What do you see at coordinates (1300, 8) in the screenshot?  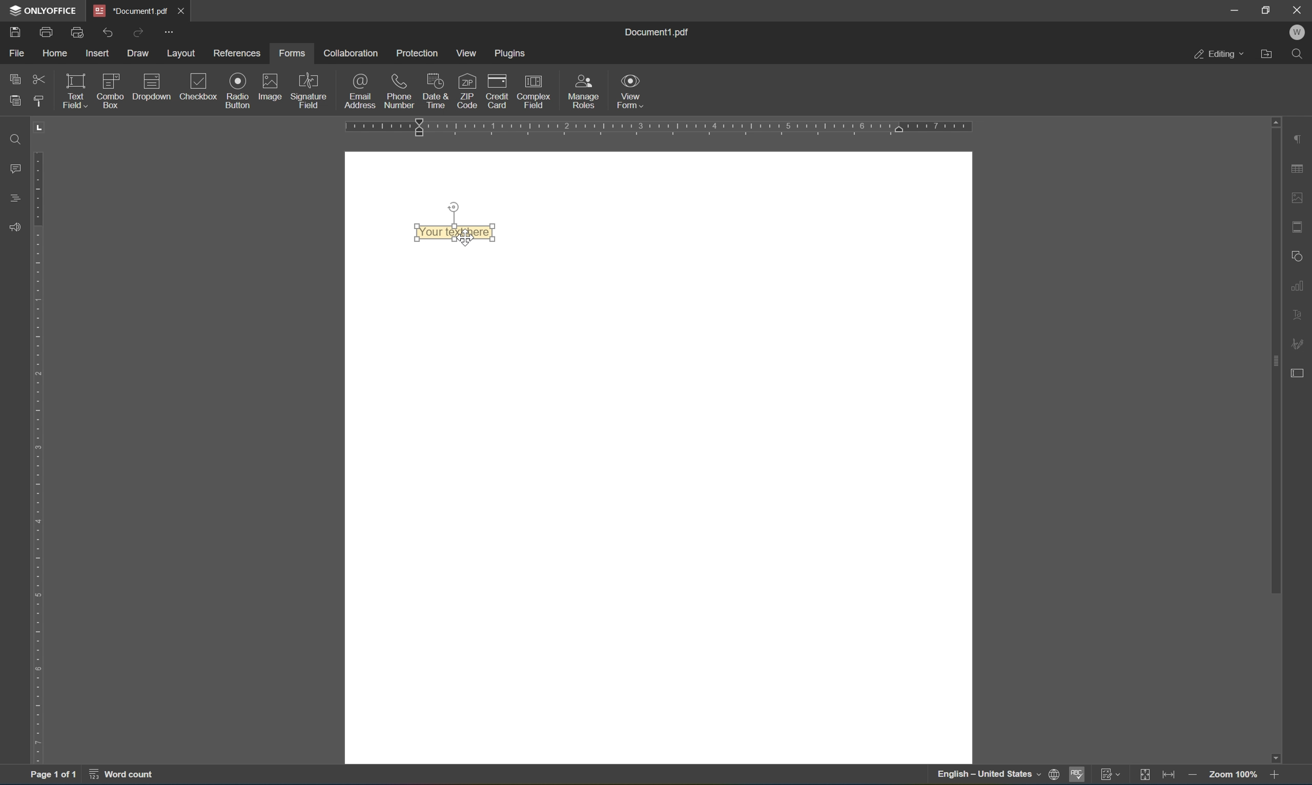 I see `close` at bounding box center [1300, 8].